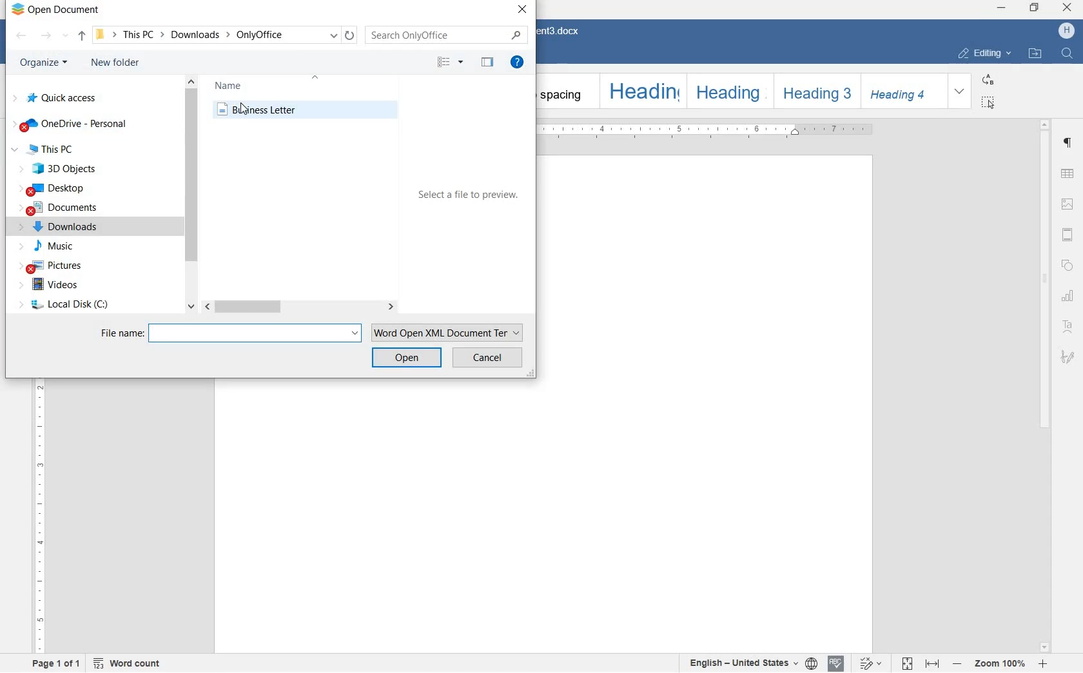 This screenshot has height=673, width=1083. What do you see at coordinates (486, 62) in the screenshot?
I see `detail view` at bounding box center [486, 62].